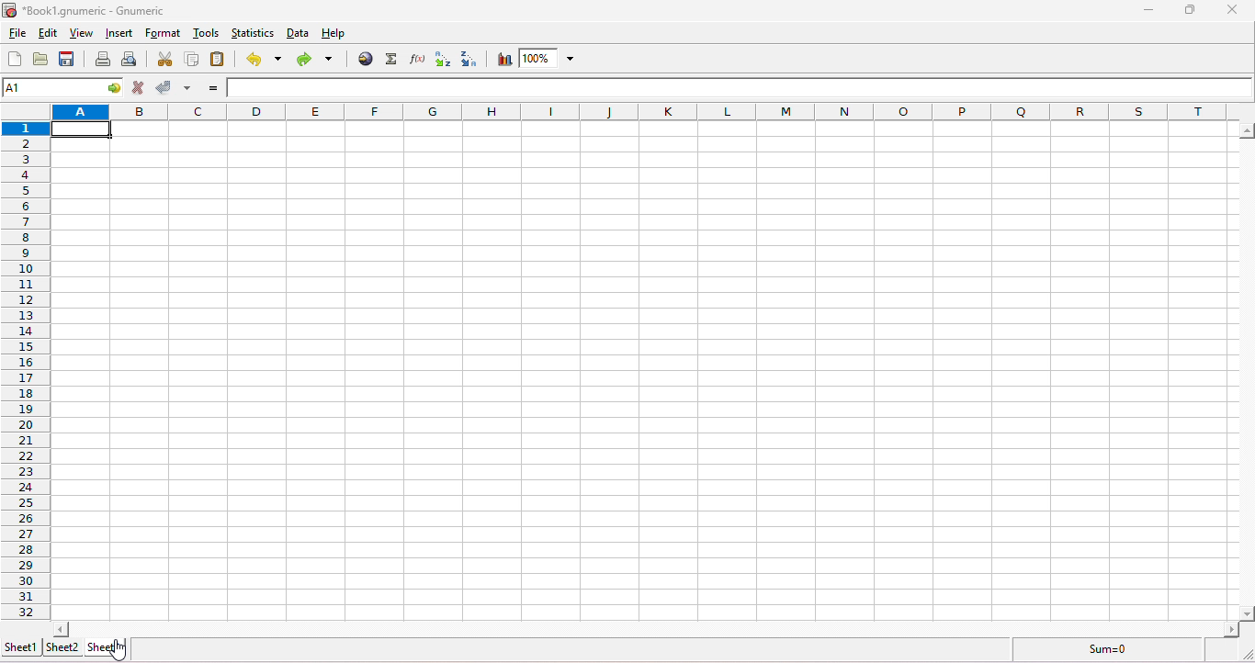 This screenshot has width=1255, height=663. Describe the element at coordinates (91, 11) in the screenshot. I see `*Book1.gnumeric - numeric` at that location.